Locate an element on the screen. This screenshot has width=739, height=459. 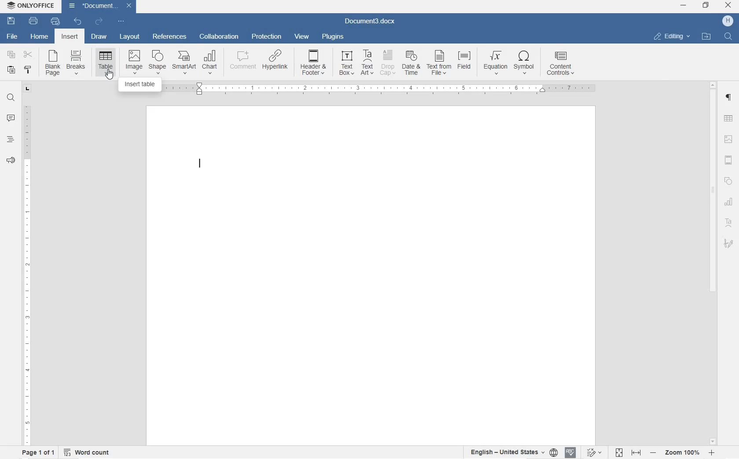
Drop Cap is located at coordinates (388, 63).